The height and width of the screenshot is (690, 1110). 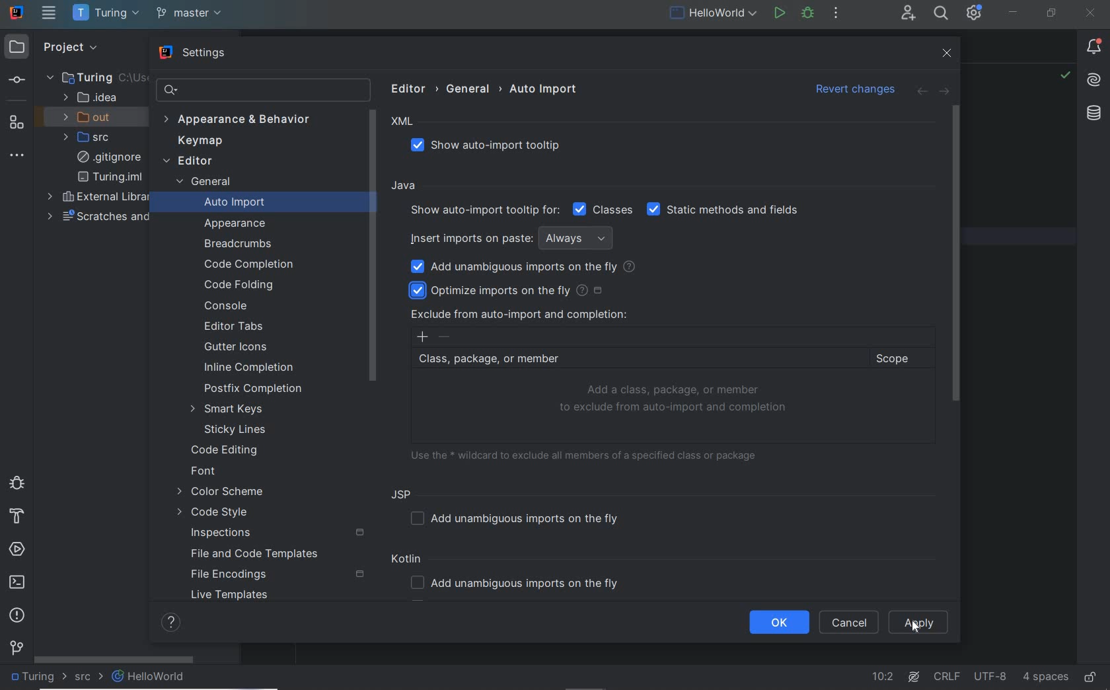 I want to click on JAVA, so click(x=406, y=186).